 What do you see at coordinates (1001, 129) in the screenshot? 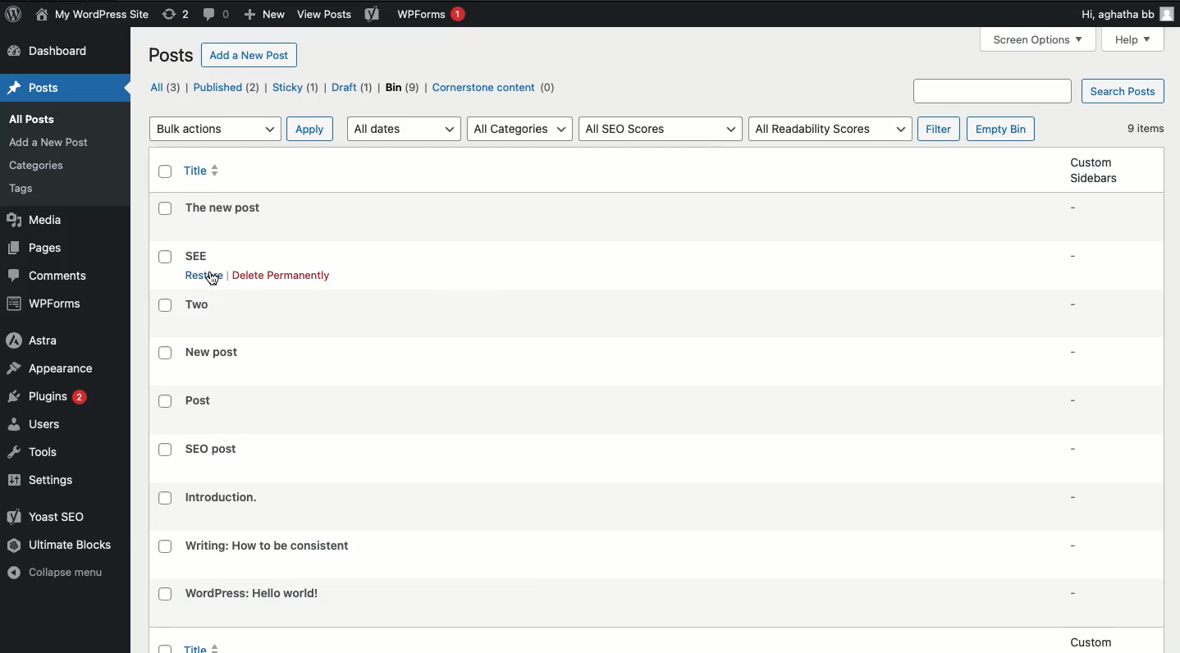
I see `empty bin` at bounding box center [1001, 129].